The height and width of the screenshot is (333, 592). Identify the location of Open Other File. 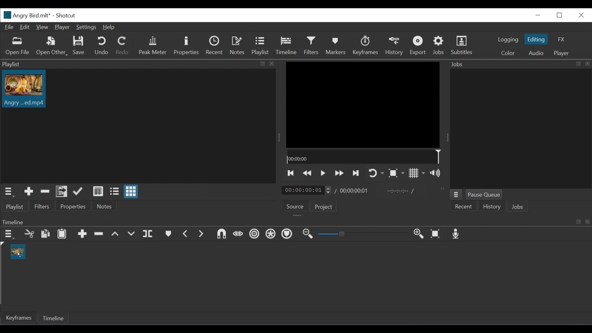
(18, 46).